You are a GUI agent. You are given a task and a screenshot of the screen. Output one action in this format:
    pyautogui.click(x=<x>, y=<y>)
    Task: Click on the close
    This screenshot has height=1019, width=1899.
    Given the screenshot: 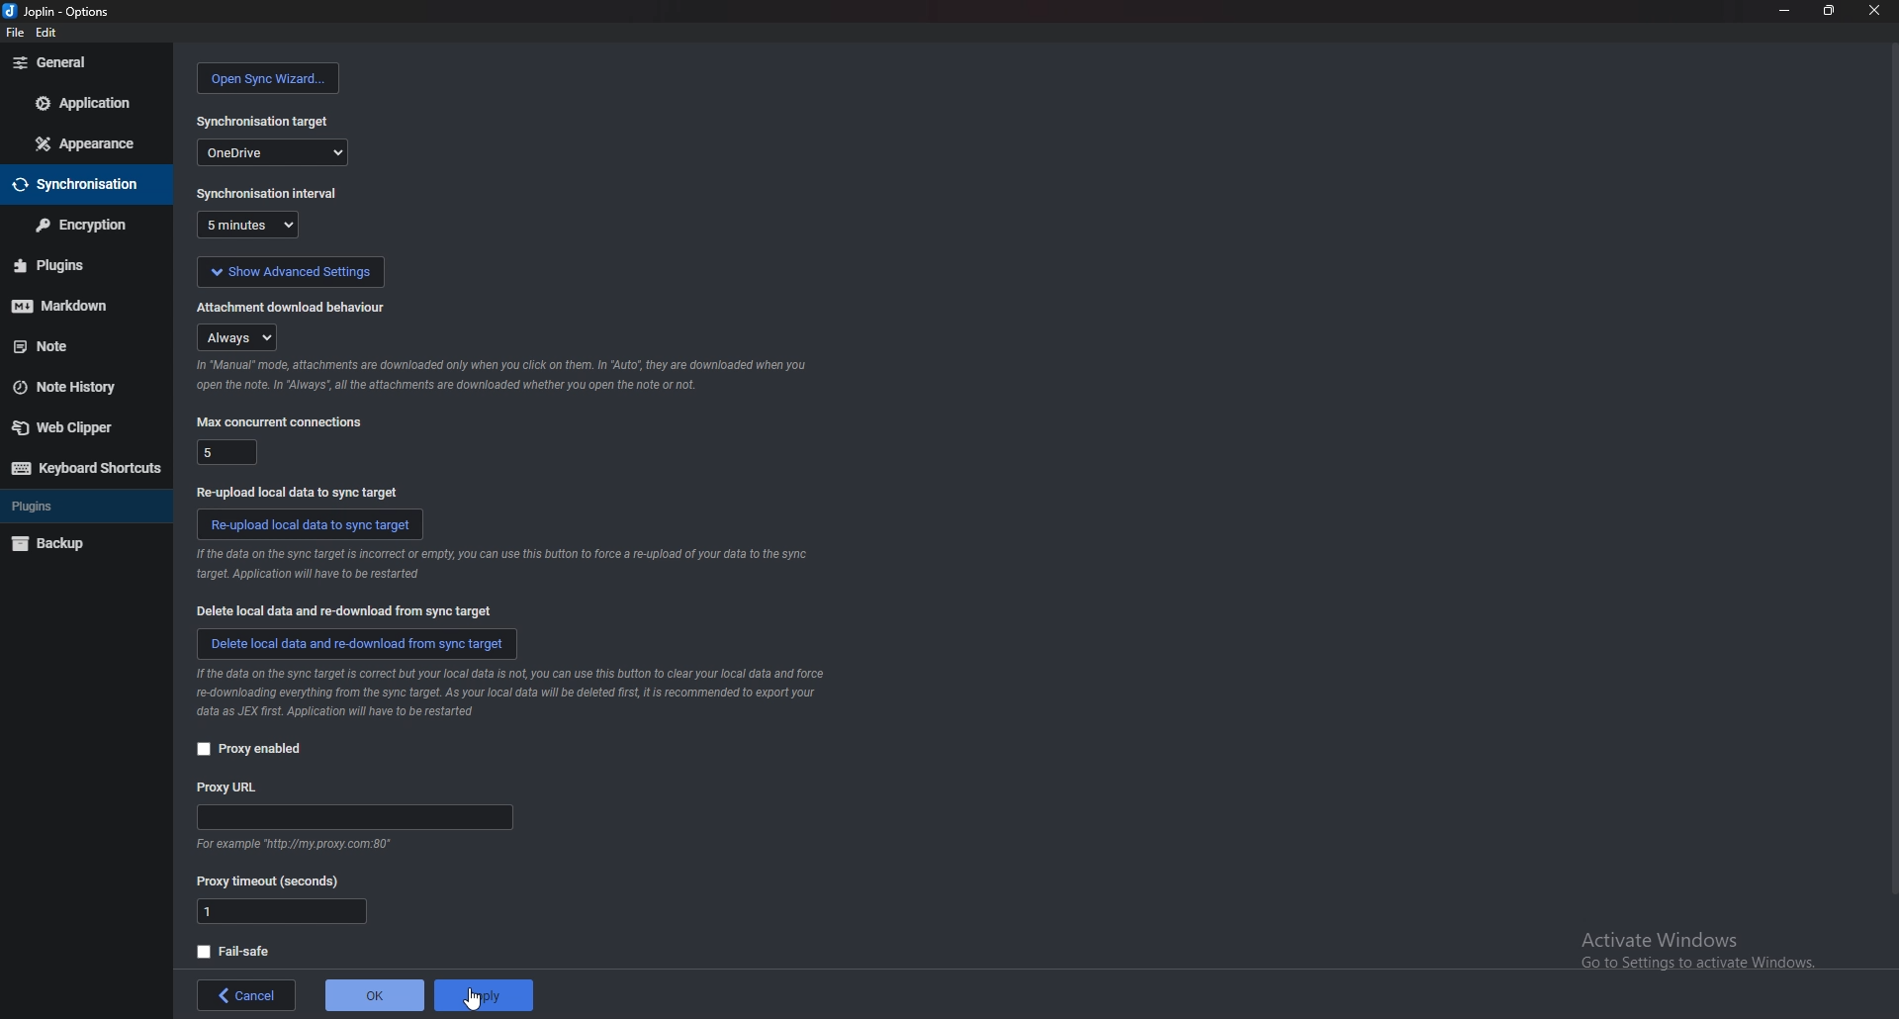 What is the action you would take?
    pyautogui.click(x=1873, y=11)
    